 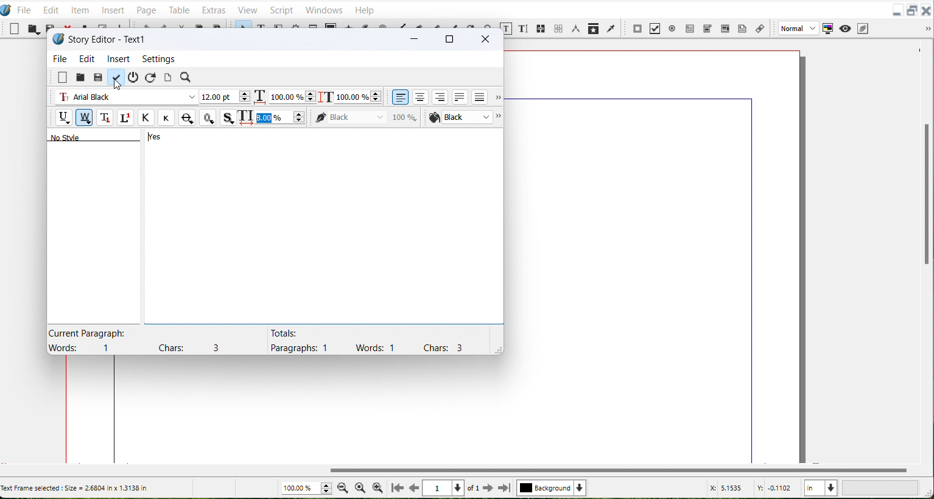 I want to click on Font Size Adjuster, so click(x=224, y=96).